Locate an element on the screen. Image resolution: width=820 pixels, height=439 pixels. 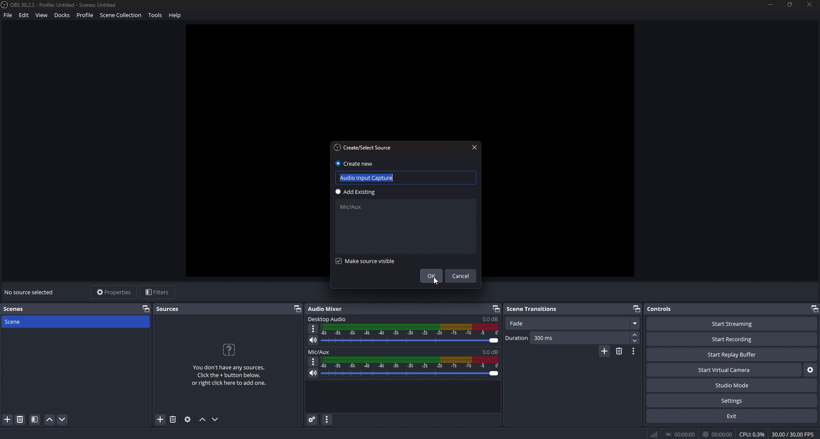
exit is located at coordinates (732, 416).